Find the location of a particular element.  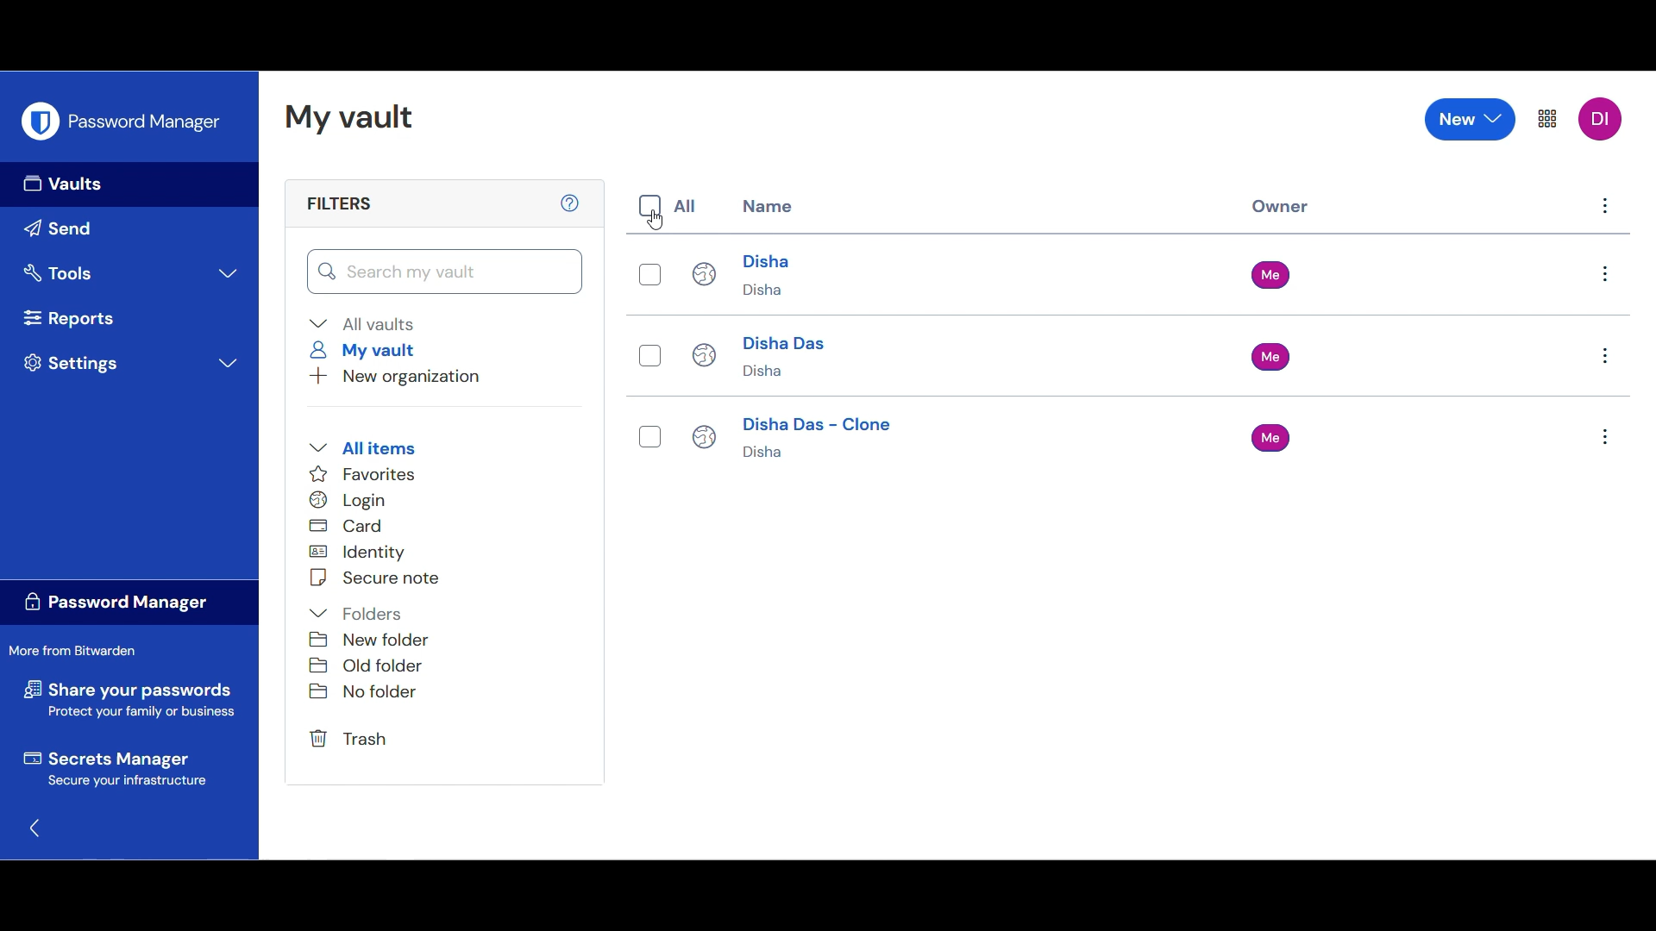

DI is located at coordinates (1600, 118).